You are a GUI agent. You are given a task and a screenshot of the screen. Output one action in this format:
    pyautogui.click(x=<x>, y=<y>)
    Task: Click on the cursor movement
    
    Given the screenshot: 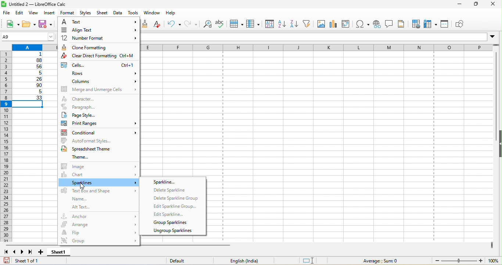 What is the action you would take?
    pyautogui.click(x=82, y=186)
    